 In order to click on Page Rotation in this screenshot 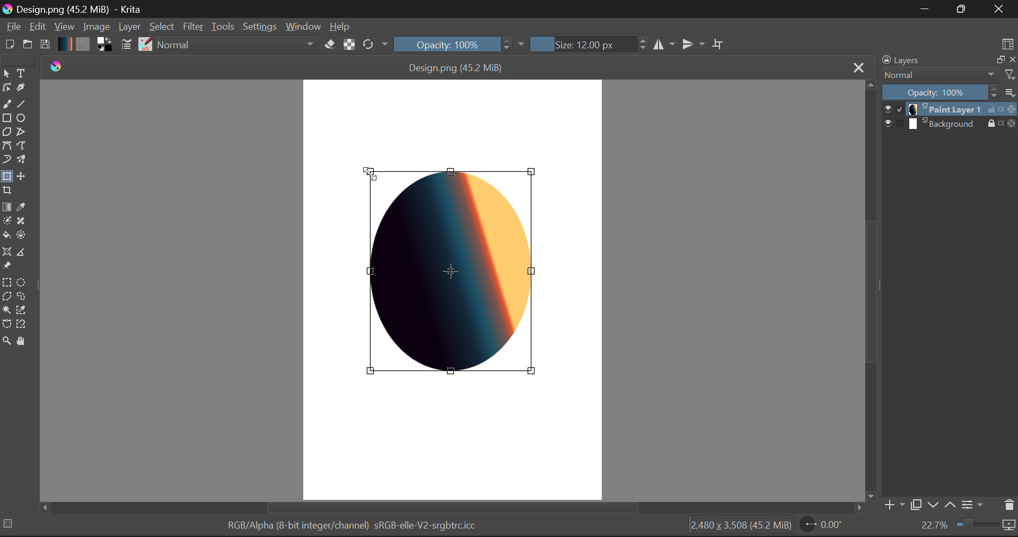, I will do `click(820, 526)`.